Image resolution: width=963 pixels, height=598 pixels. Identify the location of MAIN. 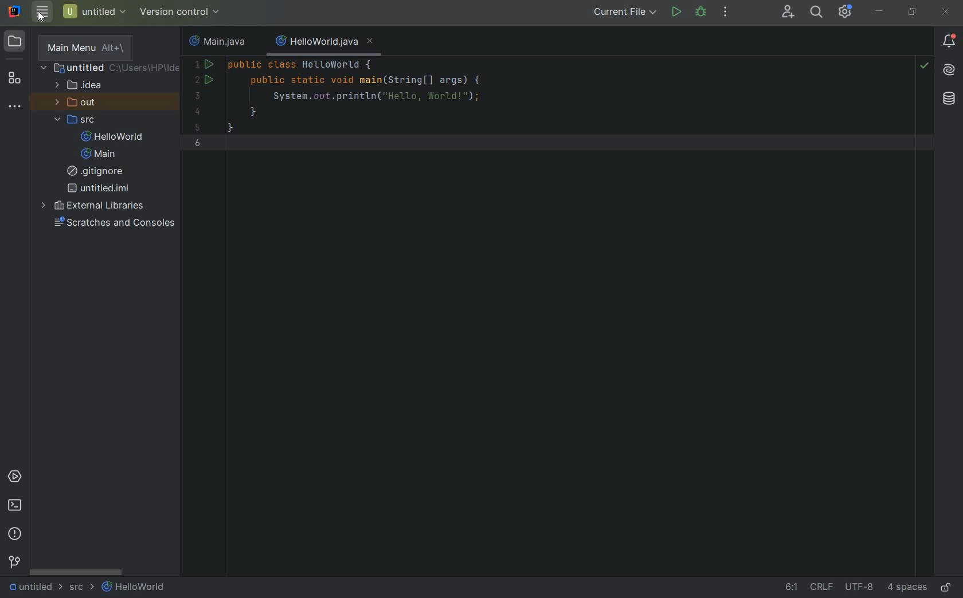
(100, 154).